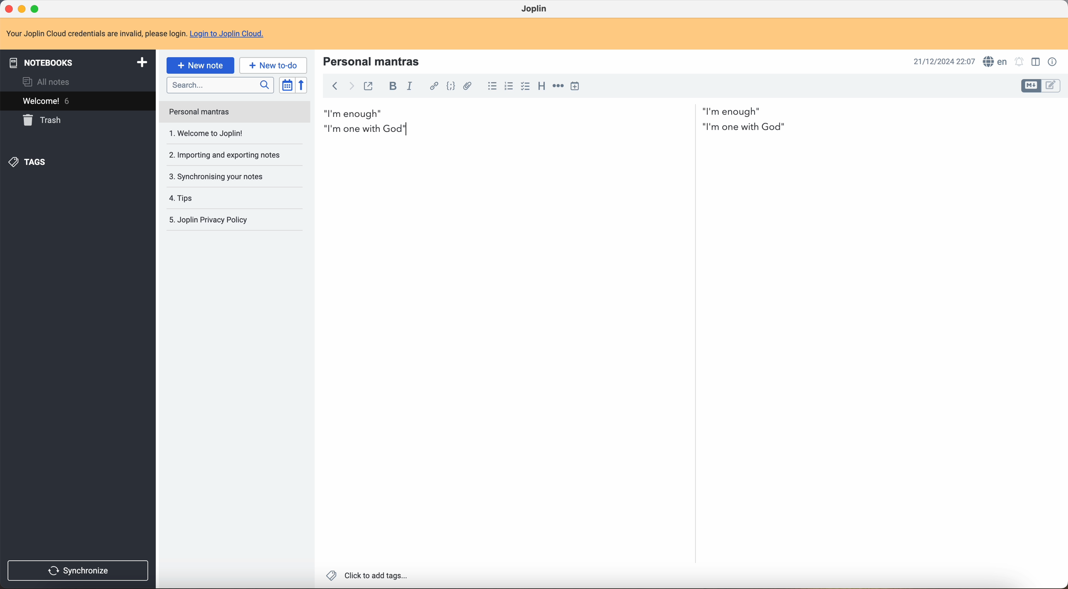 The image size is (1068, 589). Describe the element at coordinates (500, 353) in the screenshot. I see `body text` at that location.